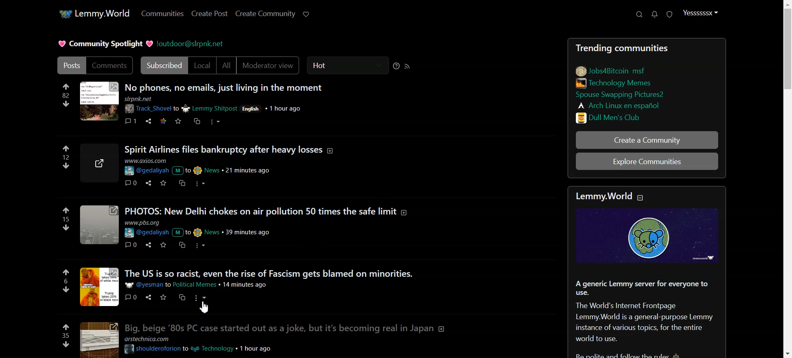  What do you see at coordinates (67, 157) in the screenshot?
I see `numbers` at bounding box center [67, 157].